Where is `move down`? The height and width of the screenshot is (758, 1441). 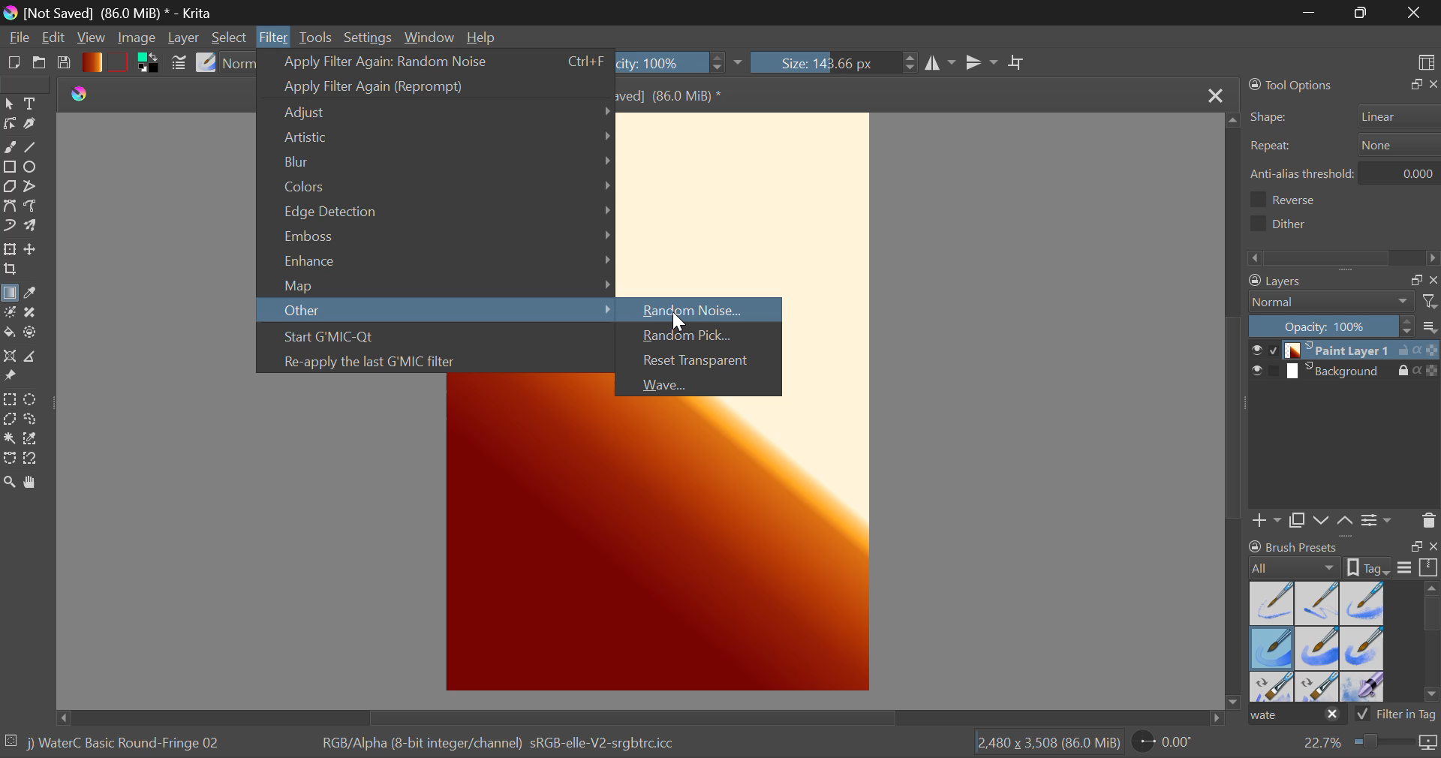 move down is located at coordinates (1237, 696).